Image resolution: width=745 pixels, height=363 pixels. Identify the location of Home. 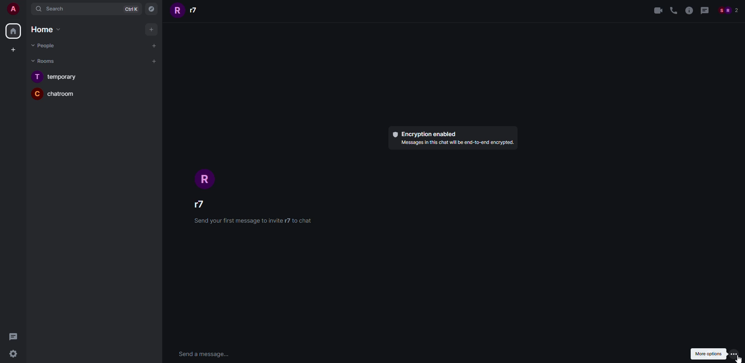
(43, 29).